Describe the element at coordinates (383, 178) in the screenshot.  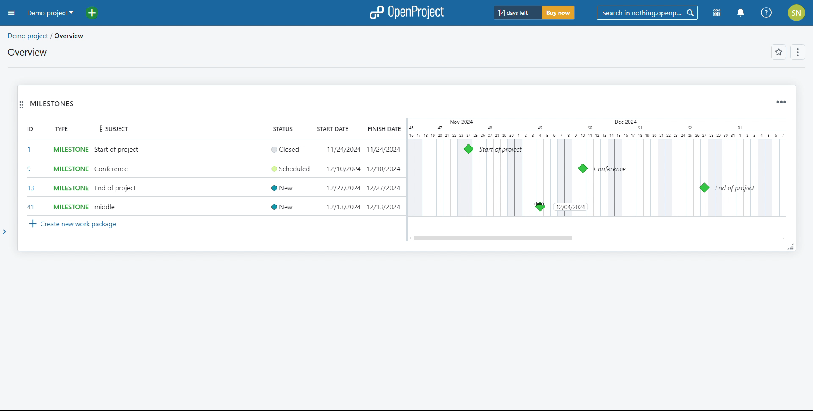
I see `finish date` at that location.